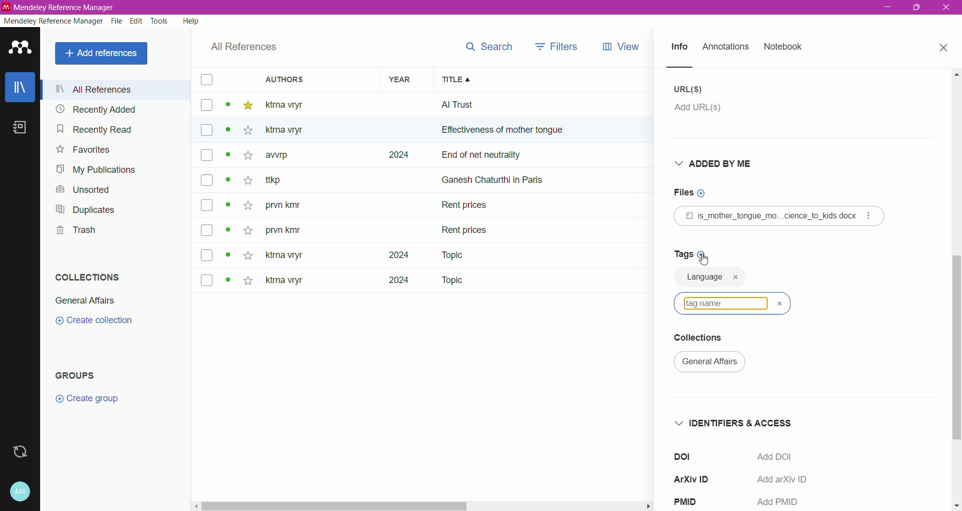  Describe the element at coordinates (283, 231) in the screenshot. I see `prvn kity` at that location.